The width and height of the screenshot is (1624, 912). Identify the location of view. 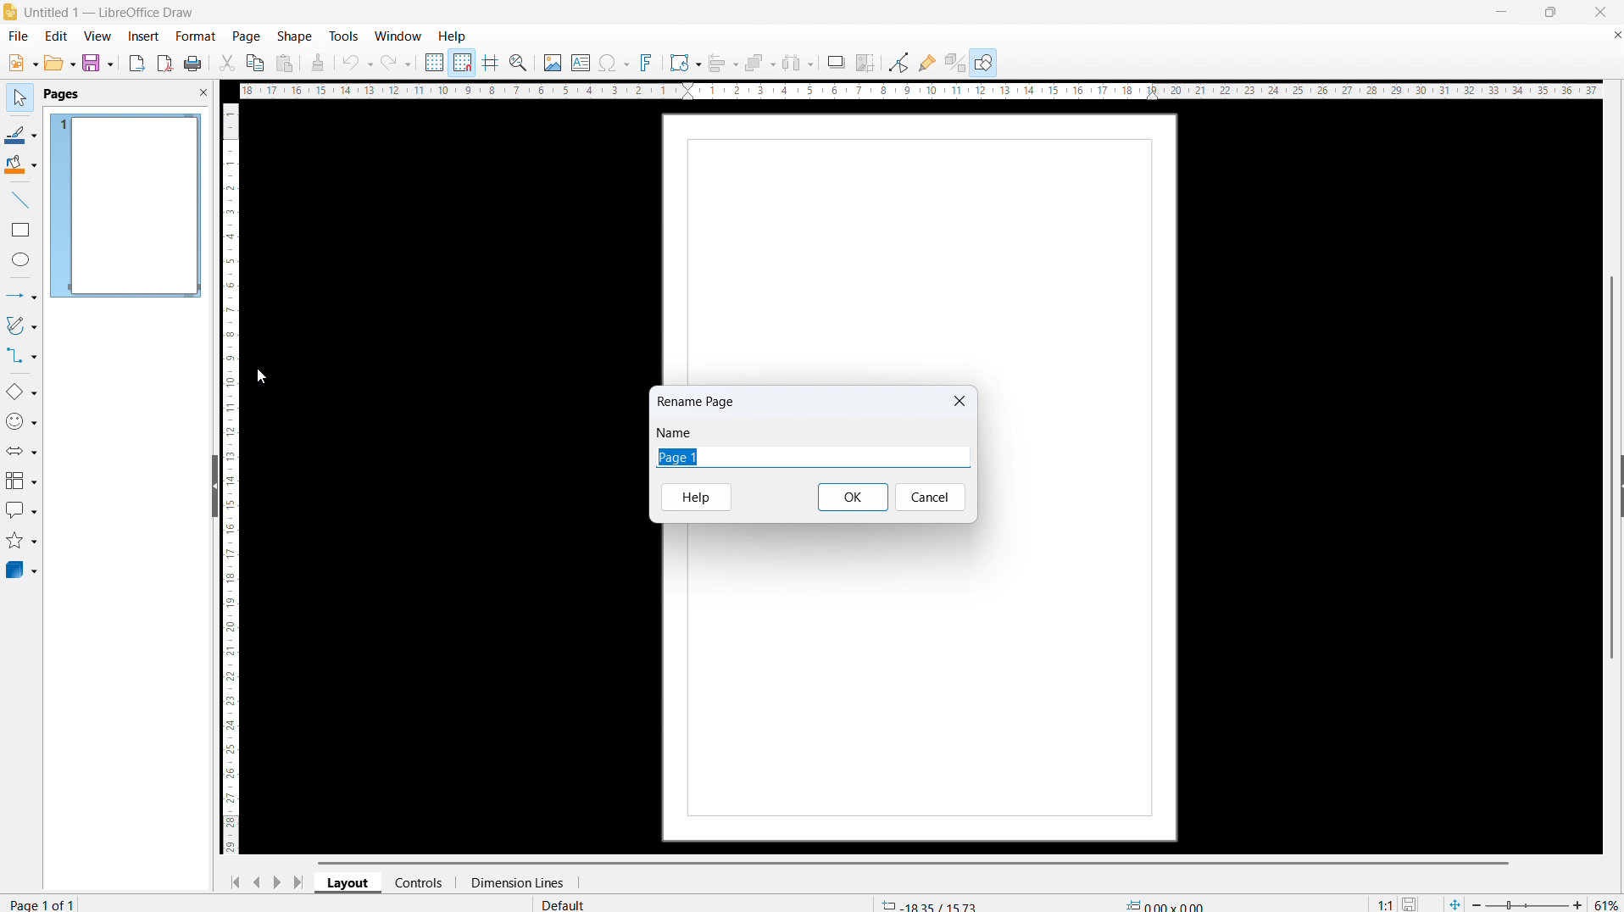
(97, 37).